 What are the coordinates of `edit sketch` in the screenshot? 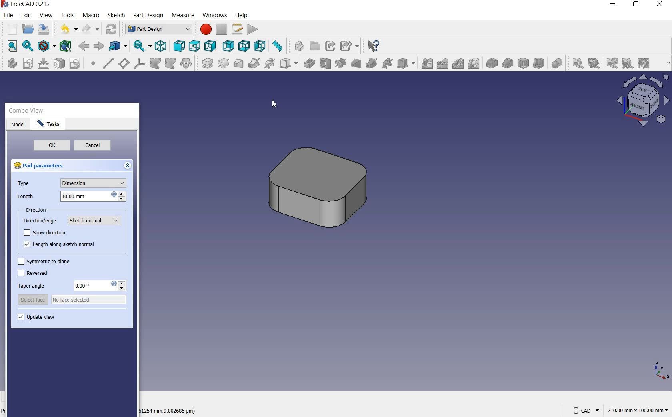 It's located at (44, 64).